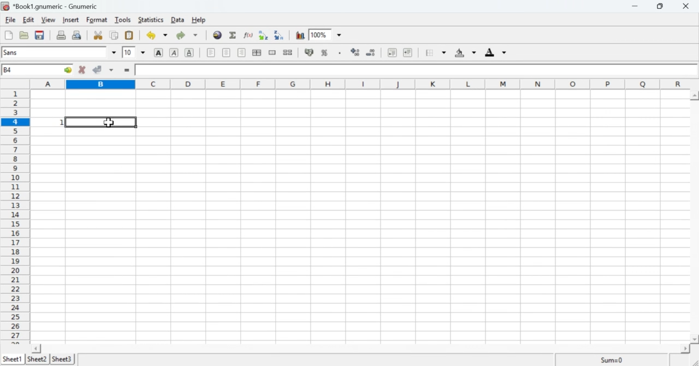 The image size is (699, 366). What do you see at coordinates (97, 36) in the screenshot?
I see `Cut selection` at bounding box center [97, 36].